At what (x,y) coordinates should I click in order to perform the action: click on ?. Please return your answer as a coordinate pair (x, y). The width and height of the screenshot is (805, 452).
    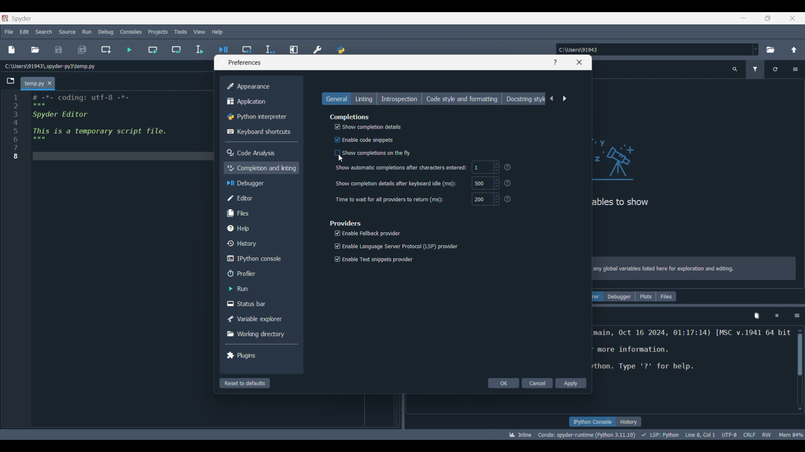
    Looking at the image, I should click on (509, 183).